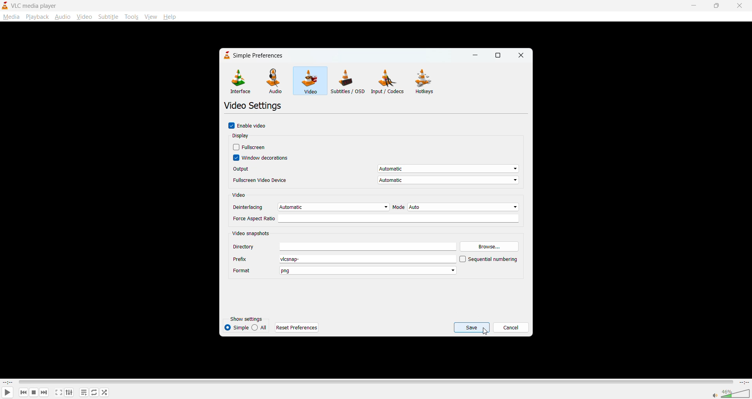  What do you see at coordinates (242, 136) in the screenshot?
I see `display` at bounding box center [242, 136].